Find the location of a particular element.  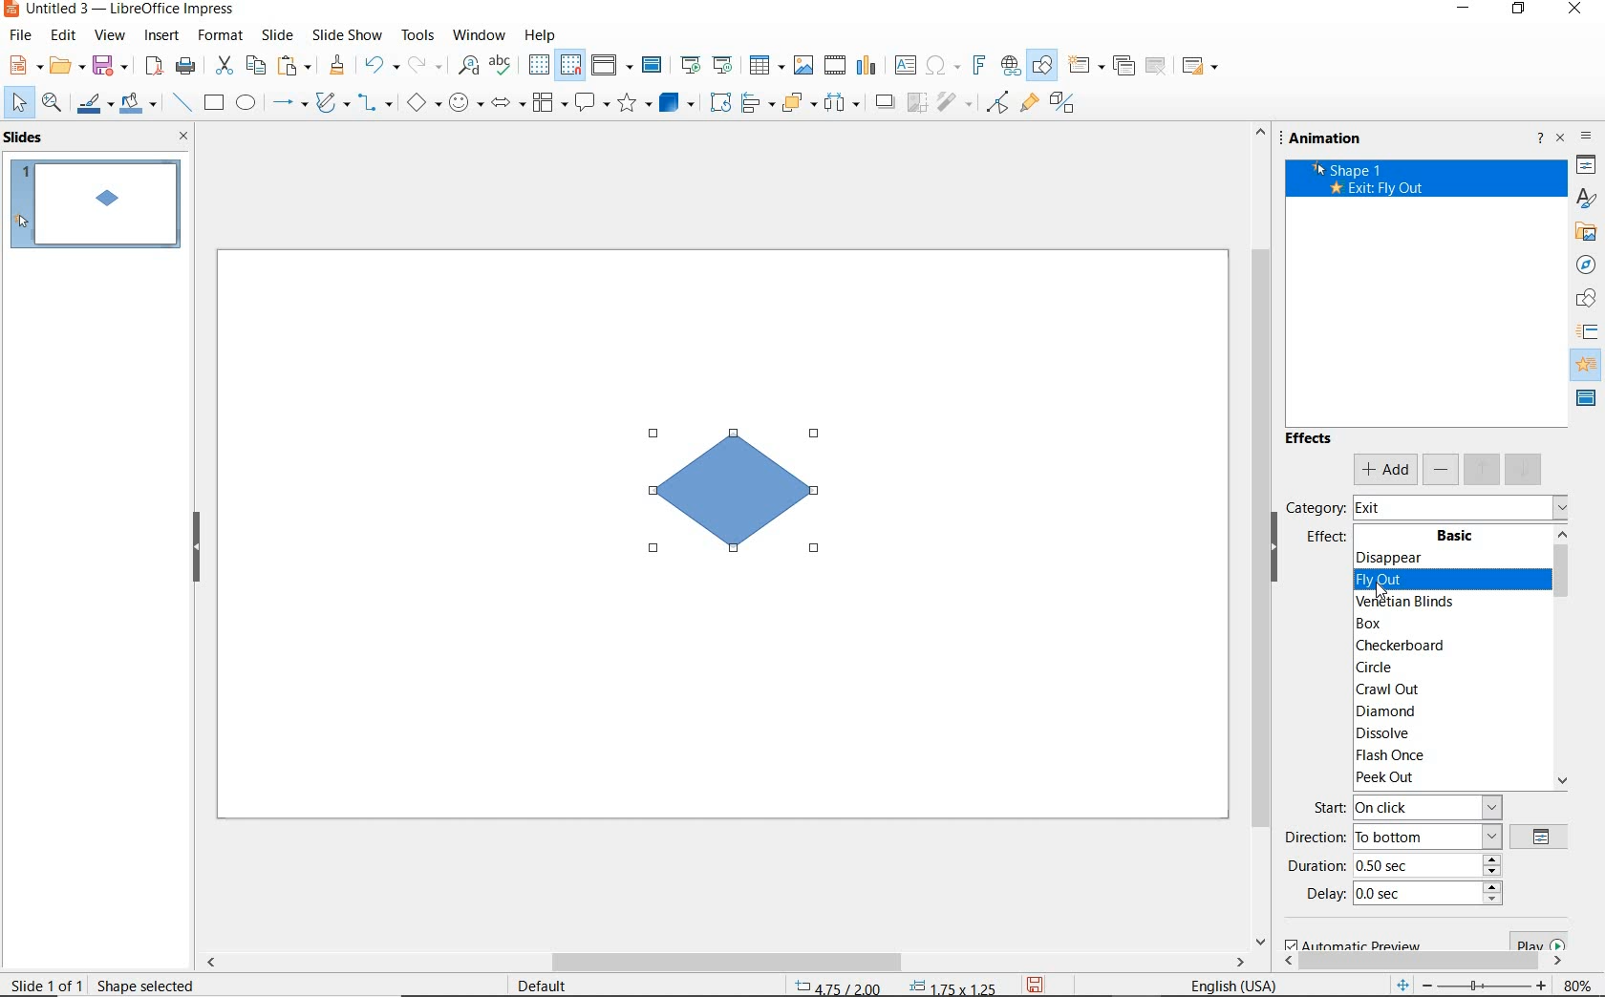

insert frontwork text is located at coordinates (978, 65).